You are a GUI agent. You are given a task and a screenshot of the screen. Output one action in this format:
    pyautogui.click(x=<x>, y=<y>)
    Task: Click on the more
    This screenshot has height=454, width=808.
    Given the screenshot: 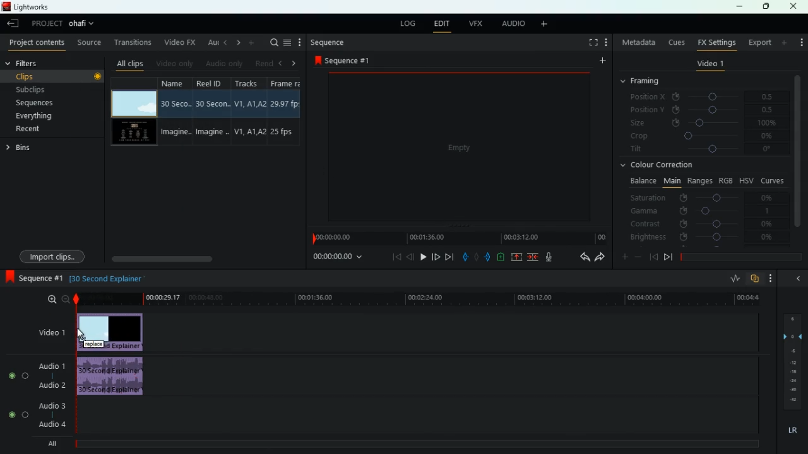 What is the action you would take?
    pyautogui.click(x=774, y=278)
    